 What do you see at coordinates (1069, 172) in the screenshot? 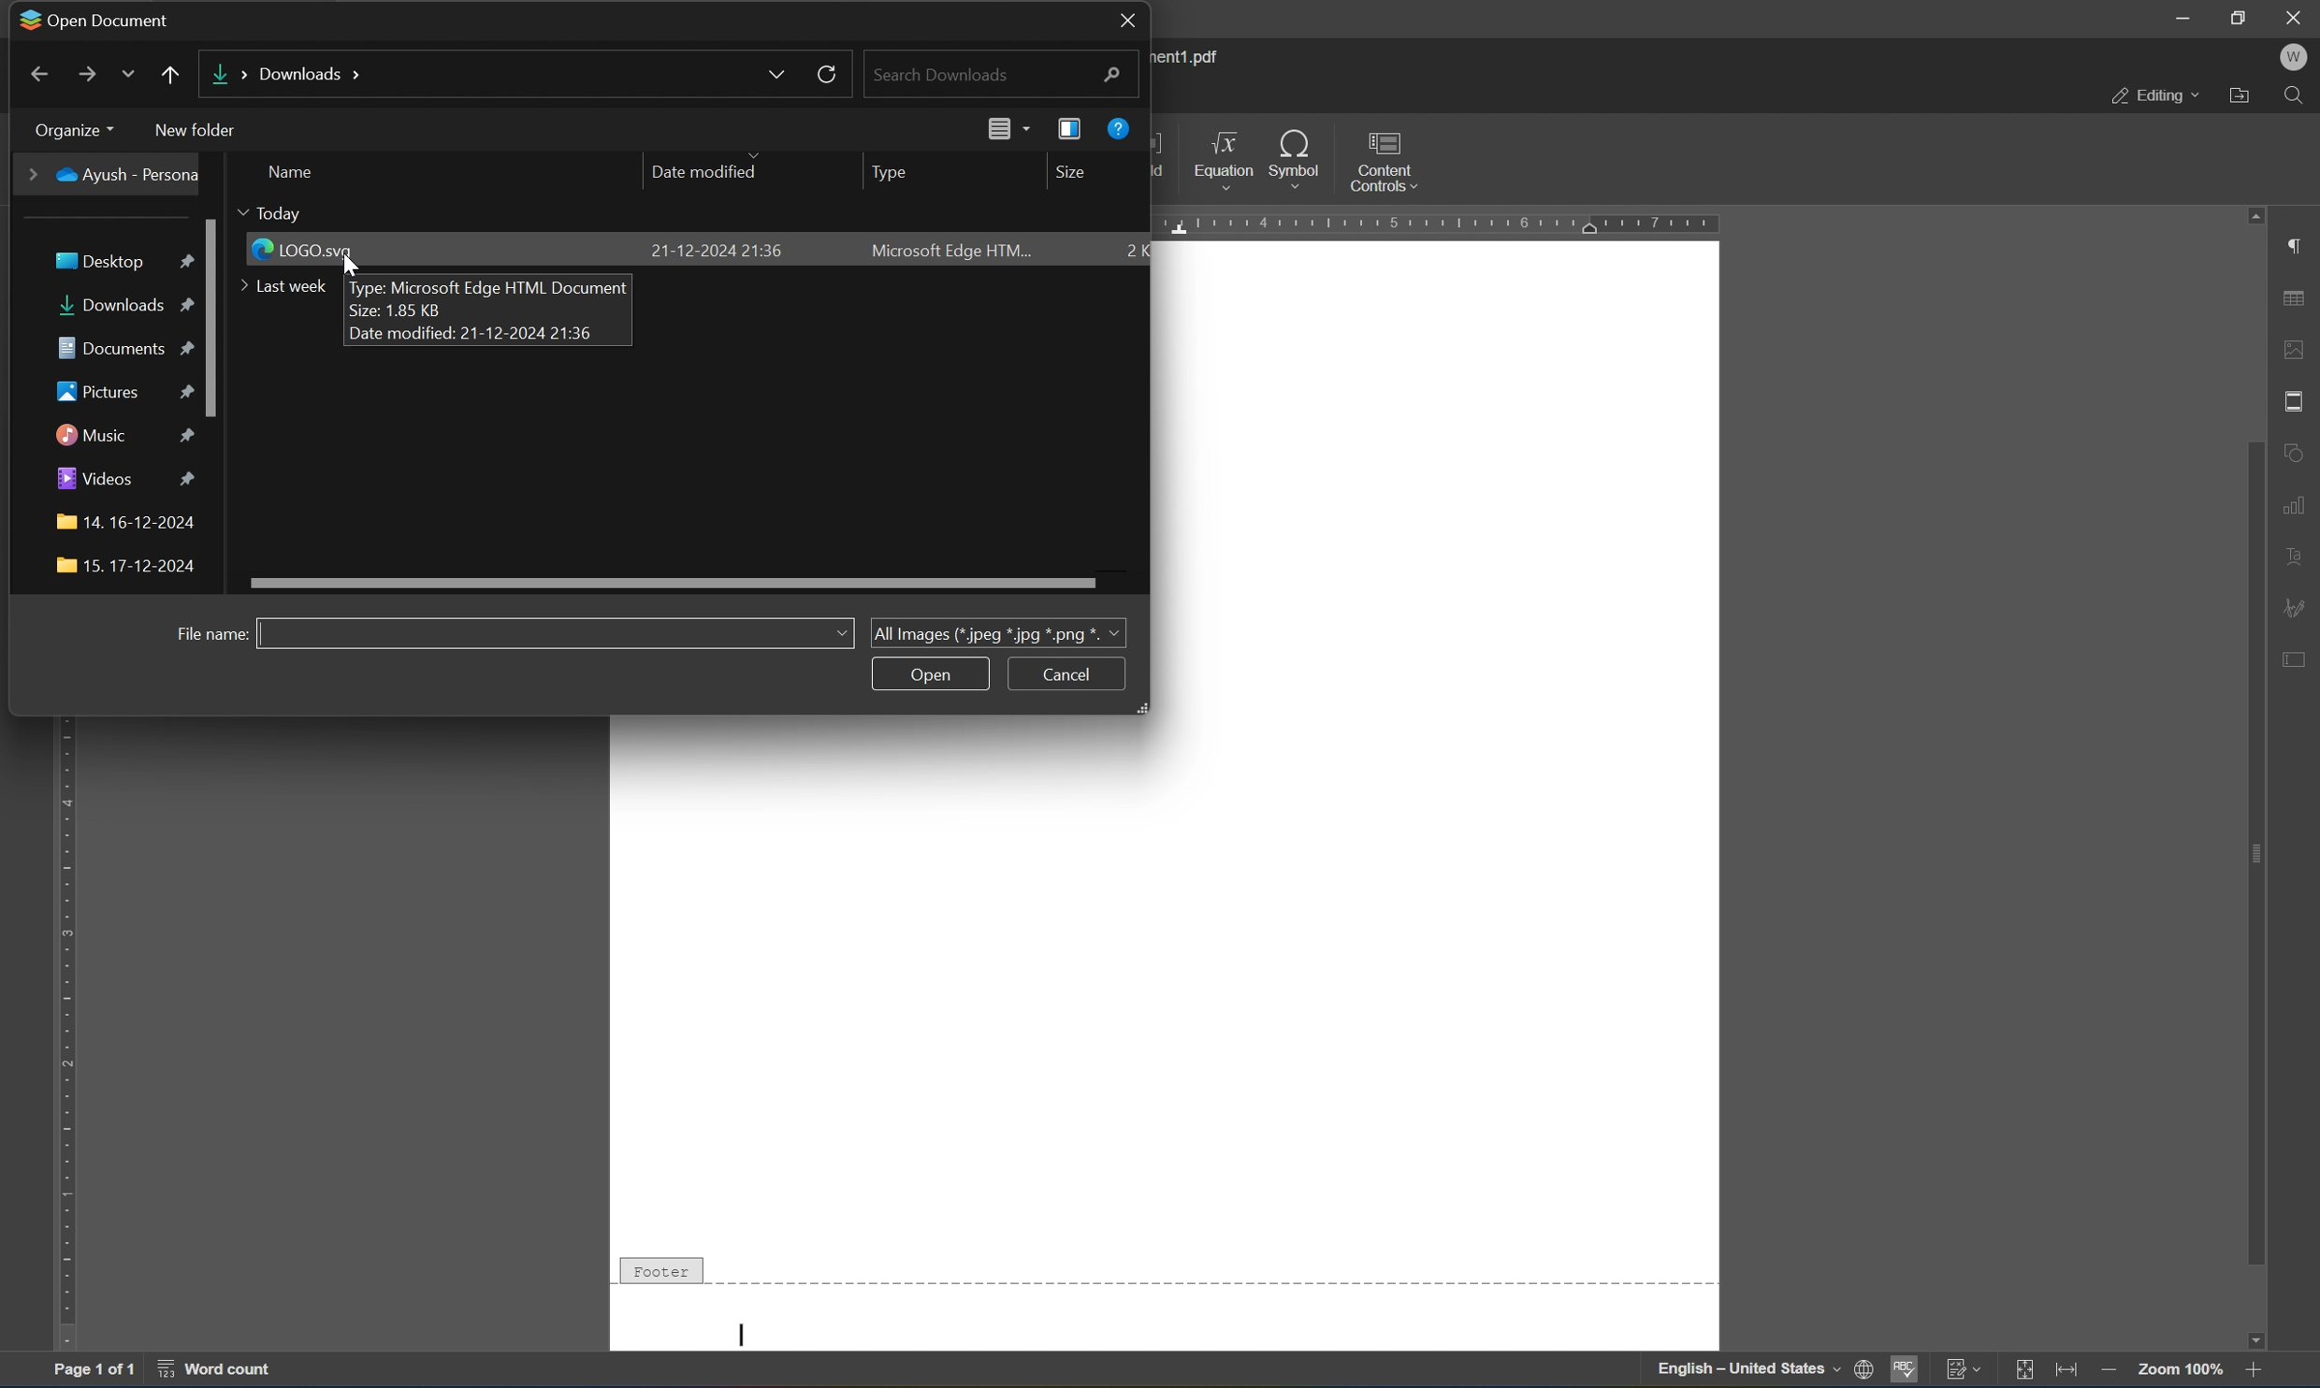
I see `size` at bounding box center [1069, 172].